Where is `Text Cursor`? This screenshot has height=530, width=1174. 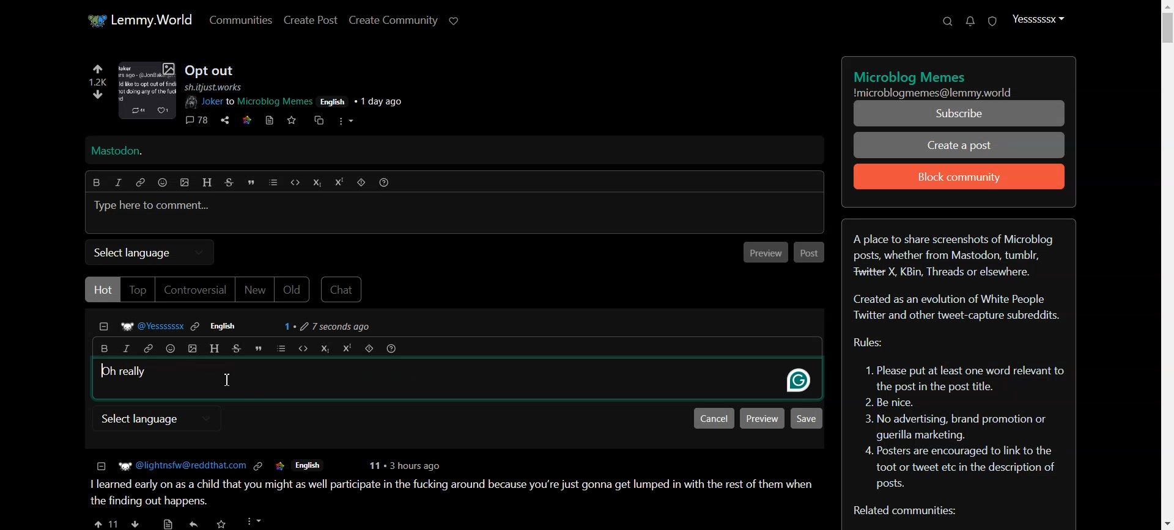
Text Cursor is located at coordinates (229, 380).